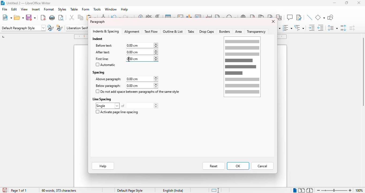 The width and height of the screenshot is (365, 193). I want to click on set line spacing, so click(333, 28).